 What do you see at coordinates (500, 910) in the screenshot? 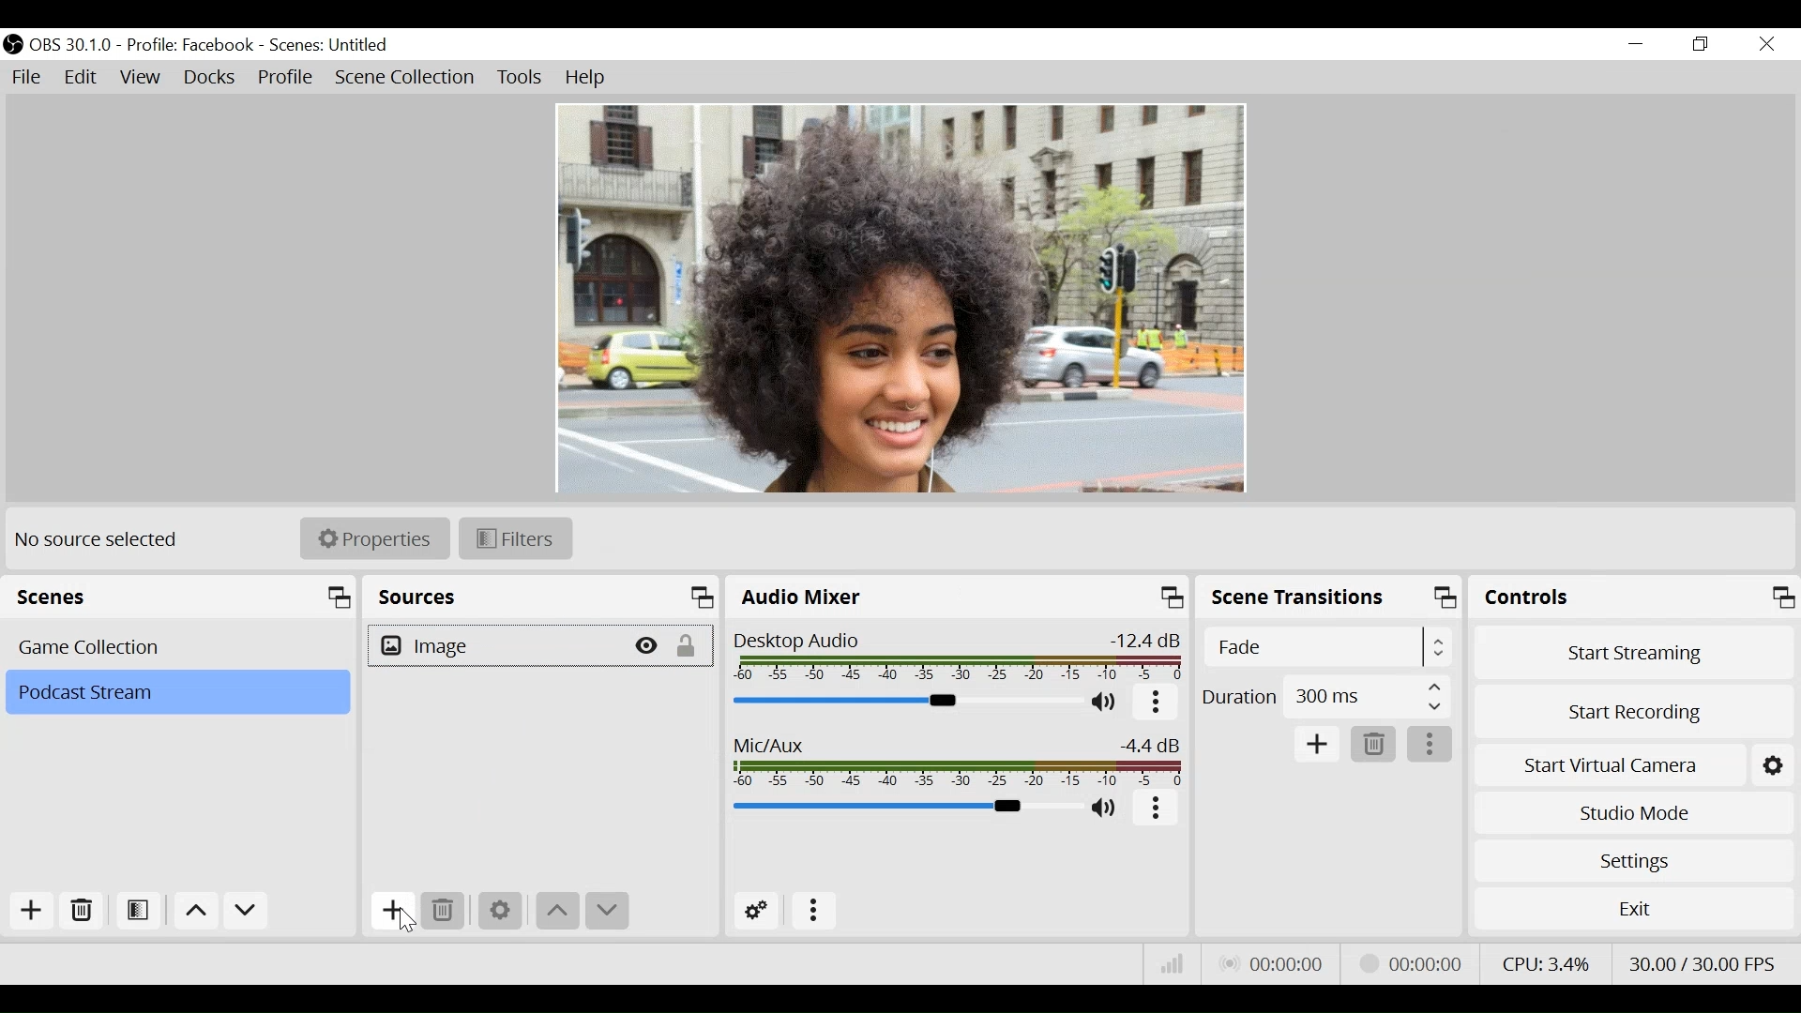
I see `Settings` at bounding box center [500, 910].